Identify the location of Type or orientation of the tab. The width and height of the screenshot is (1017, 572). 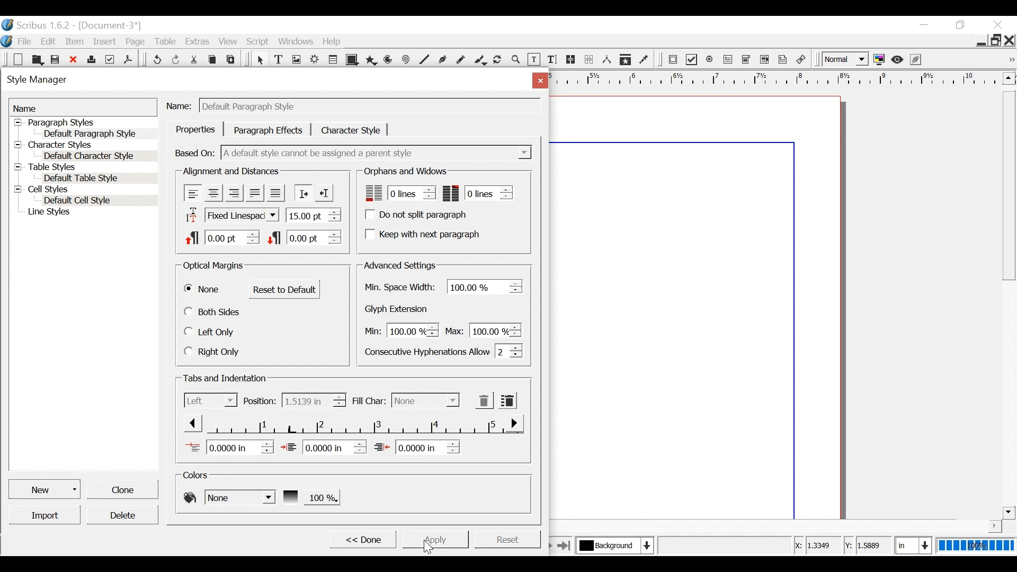
(211, 400).